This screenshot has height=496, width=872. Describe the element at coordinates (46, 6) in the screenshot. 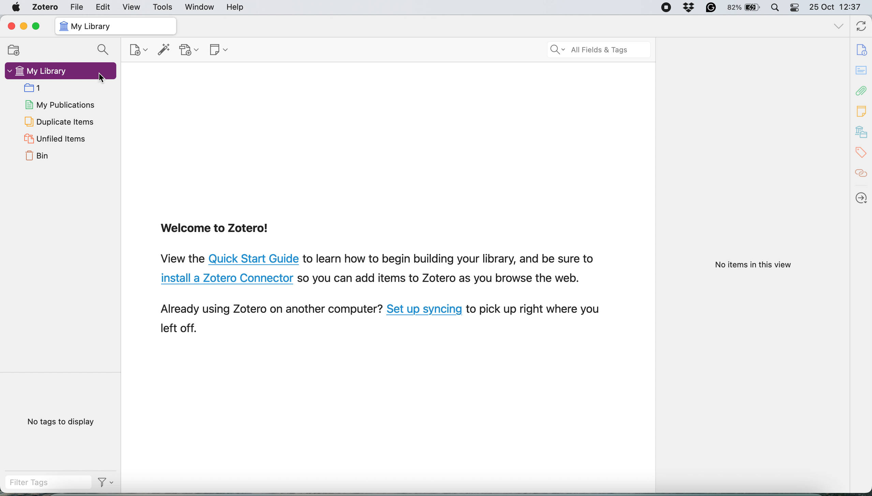

I see `zotero` at that location.